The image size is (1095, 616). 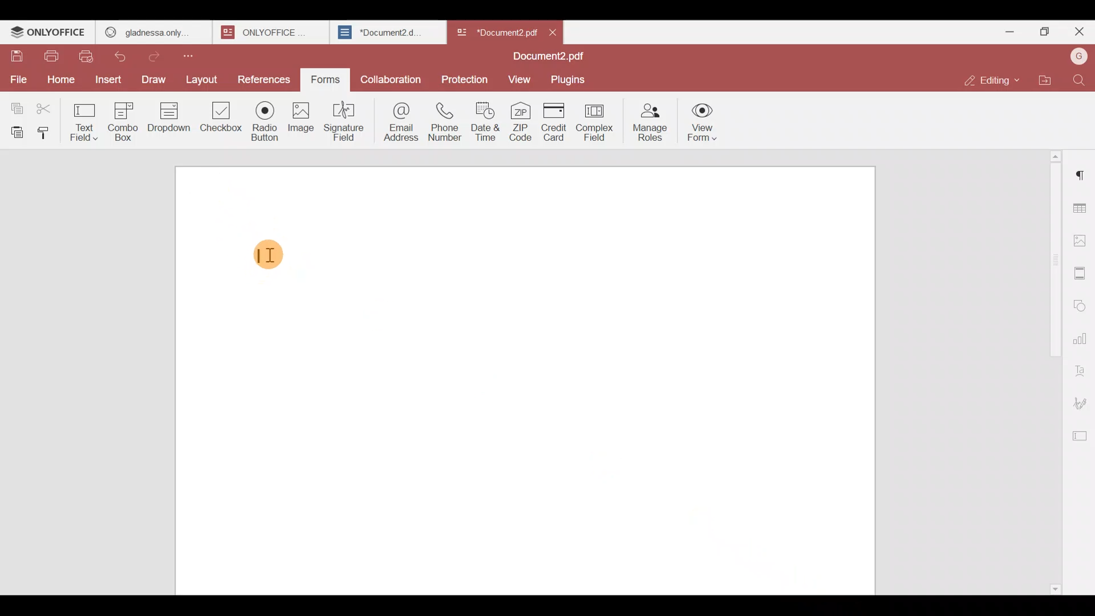 What do you see at coordinates (150, 30) in the screenshot?
I see `GLADNESS ONLY` at bounding box center [150, 30].